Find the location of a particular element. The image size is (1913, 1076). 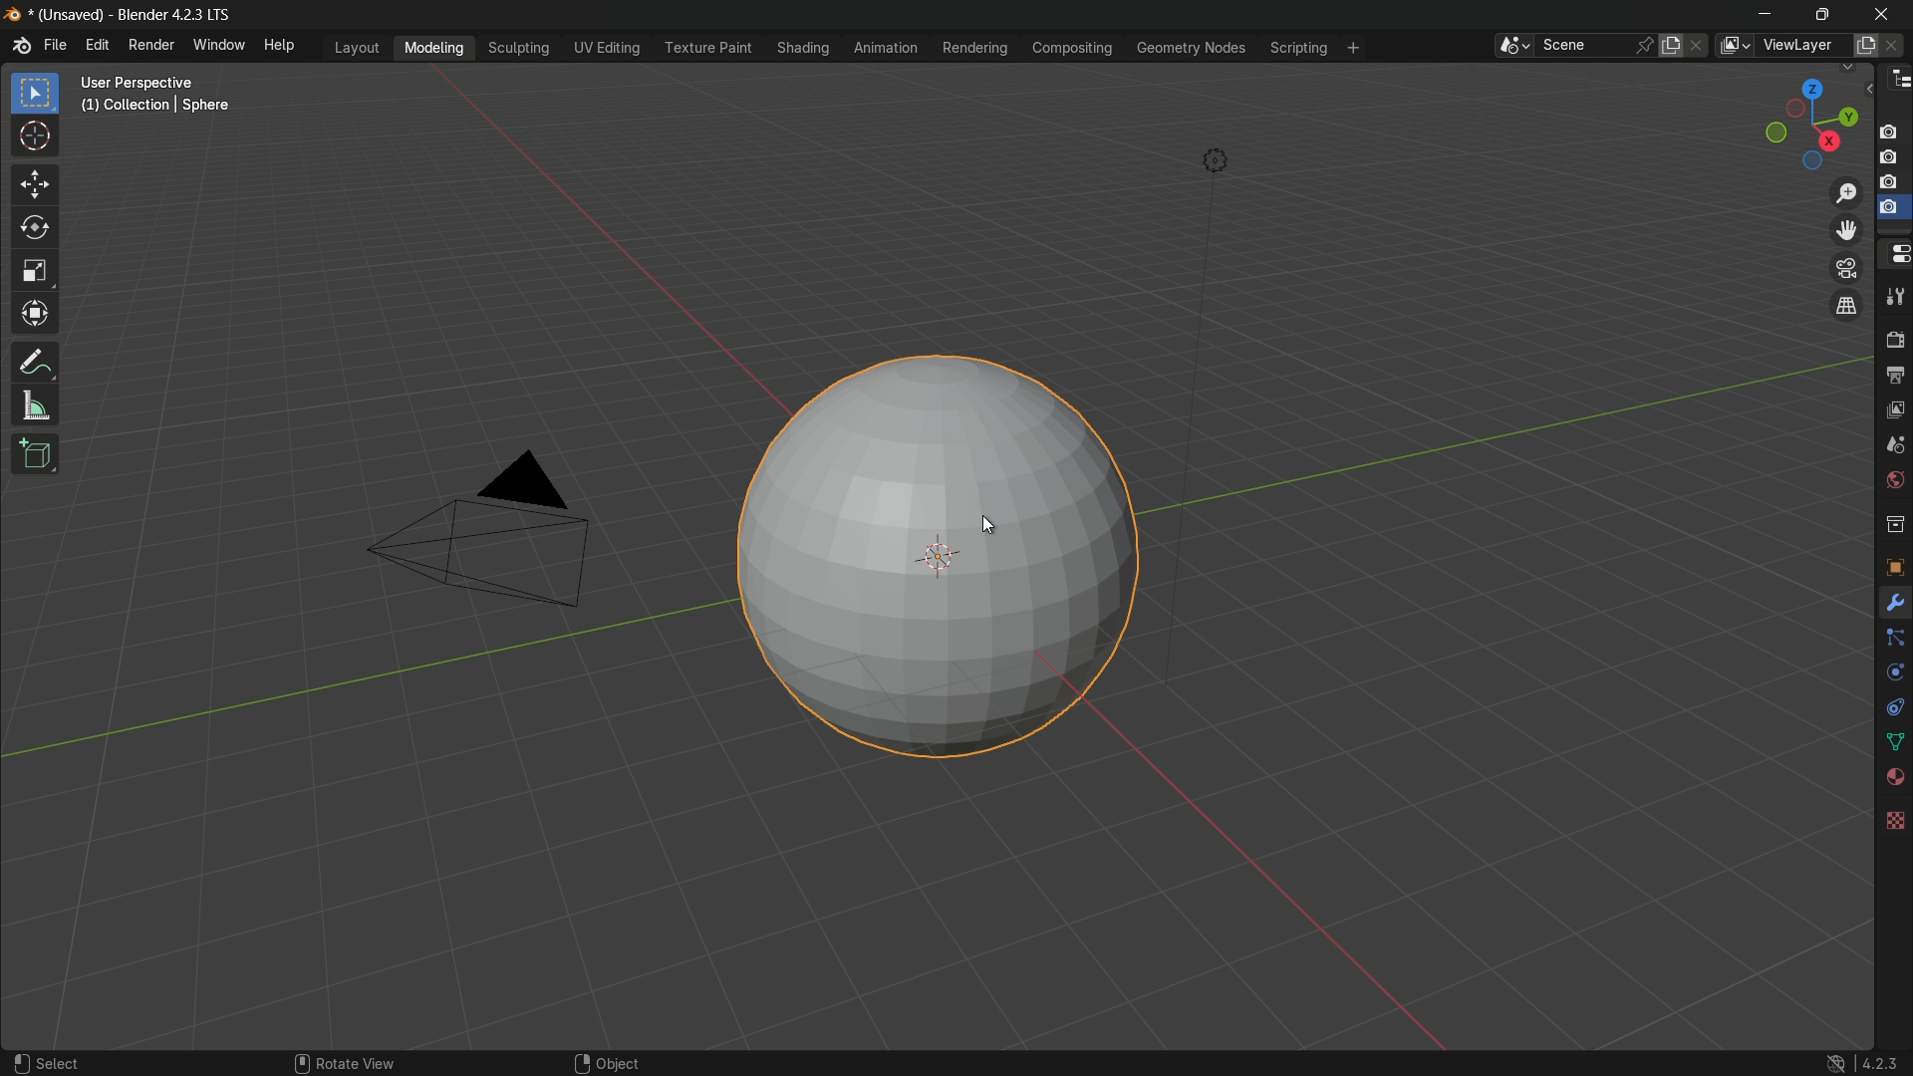

close app is located at coordinates (1885, 13).